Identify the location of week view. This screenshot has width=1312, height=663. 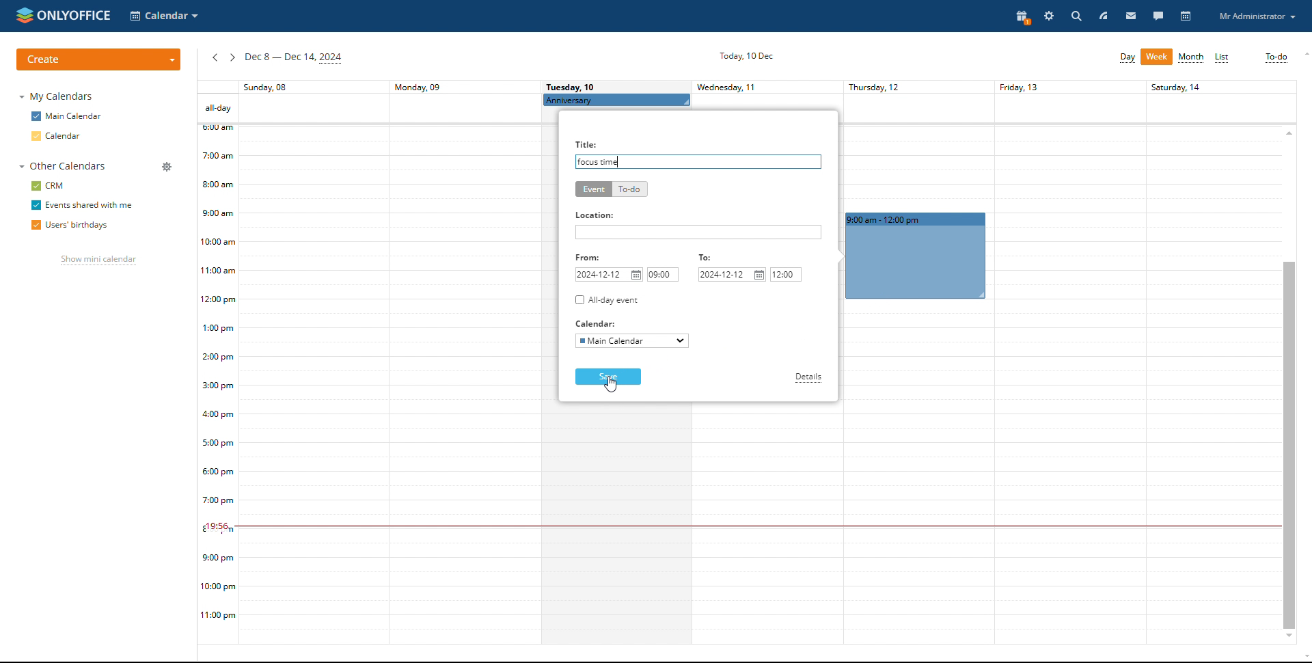
(1157, 57).